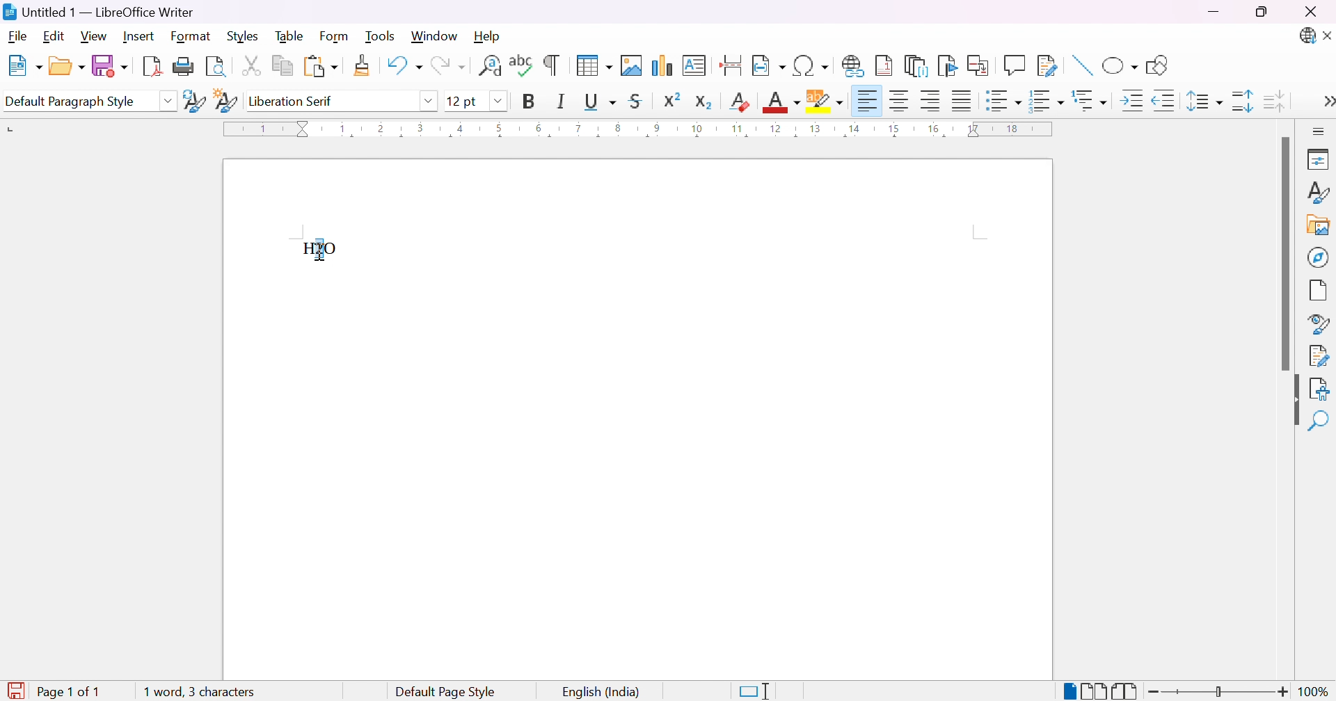 The image size is (1336, 701). I want to click on Character highlighting color, so click(826, 101).